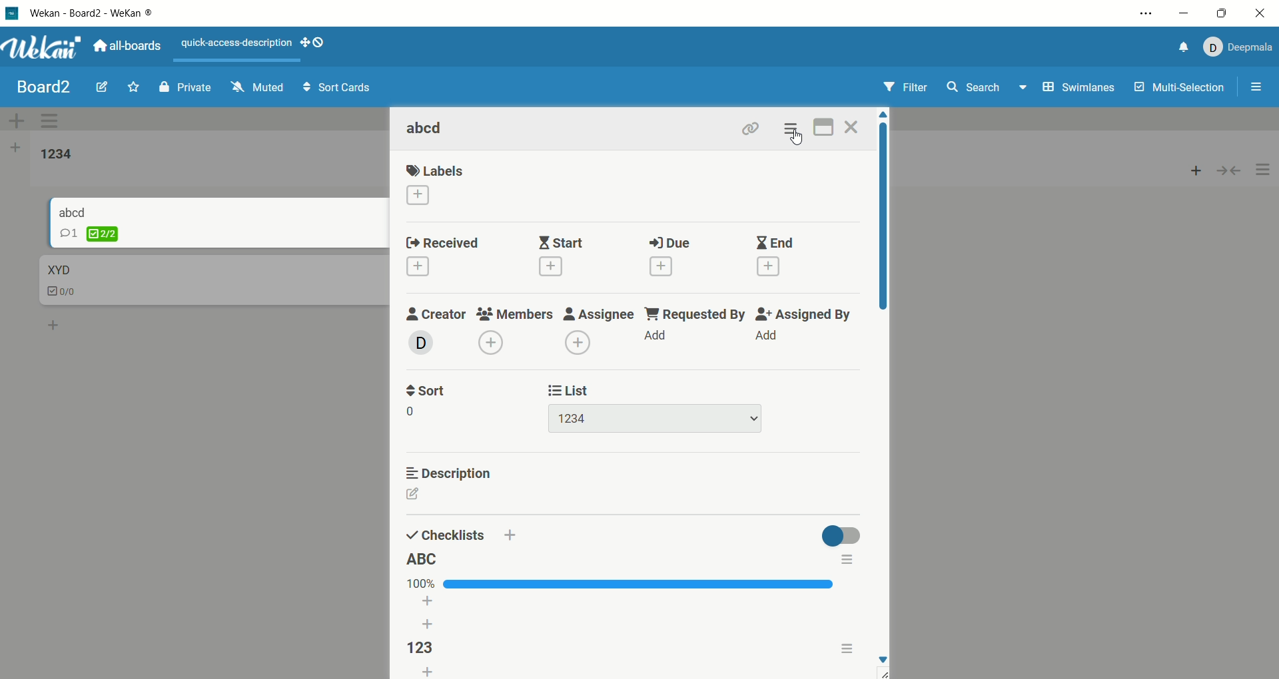  Describe the element at coordinates (423, 649) in the screenshot. I see `checklist` at that location.